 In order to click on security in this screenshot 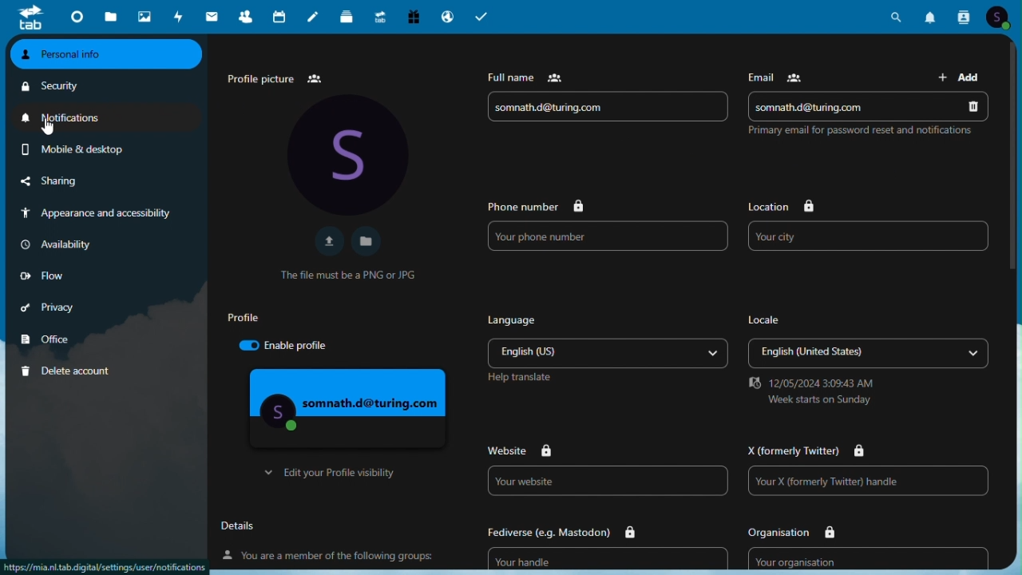, I will do `click(55, 87)`.